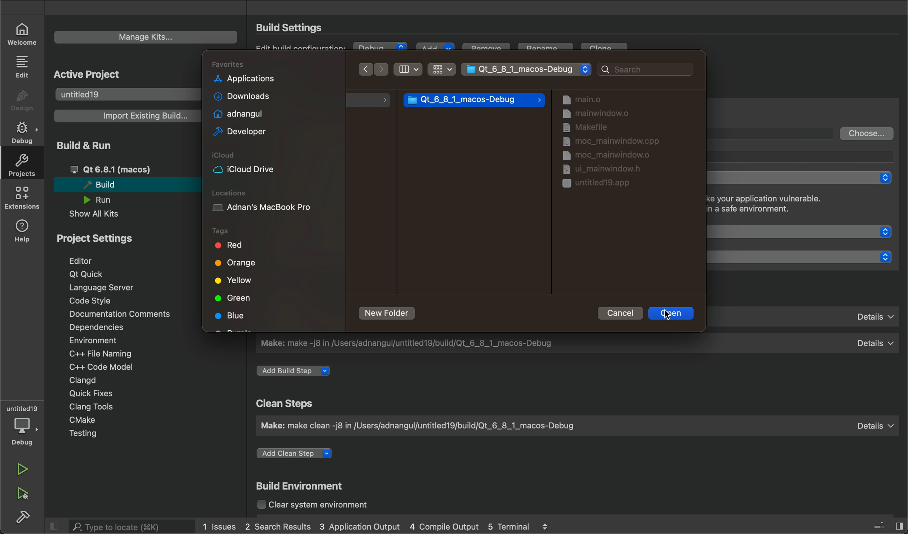  Describe the element at coordinates (244, 79) in the screenshot. I see `applications` at that location.